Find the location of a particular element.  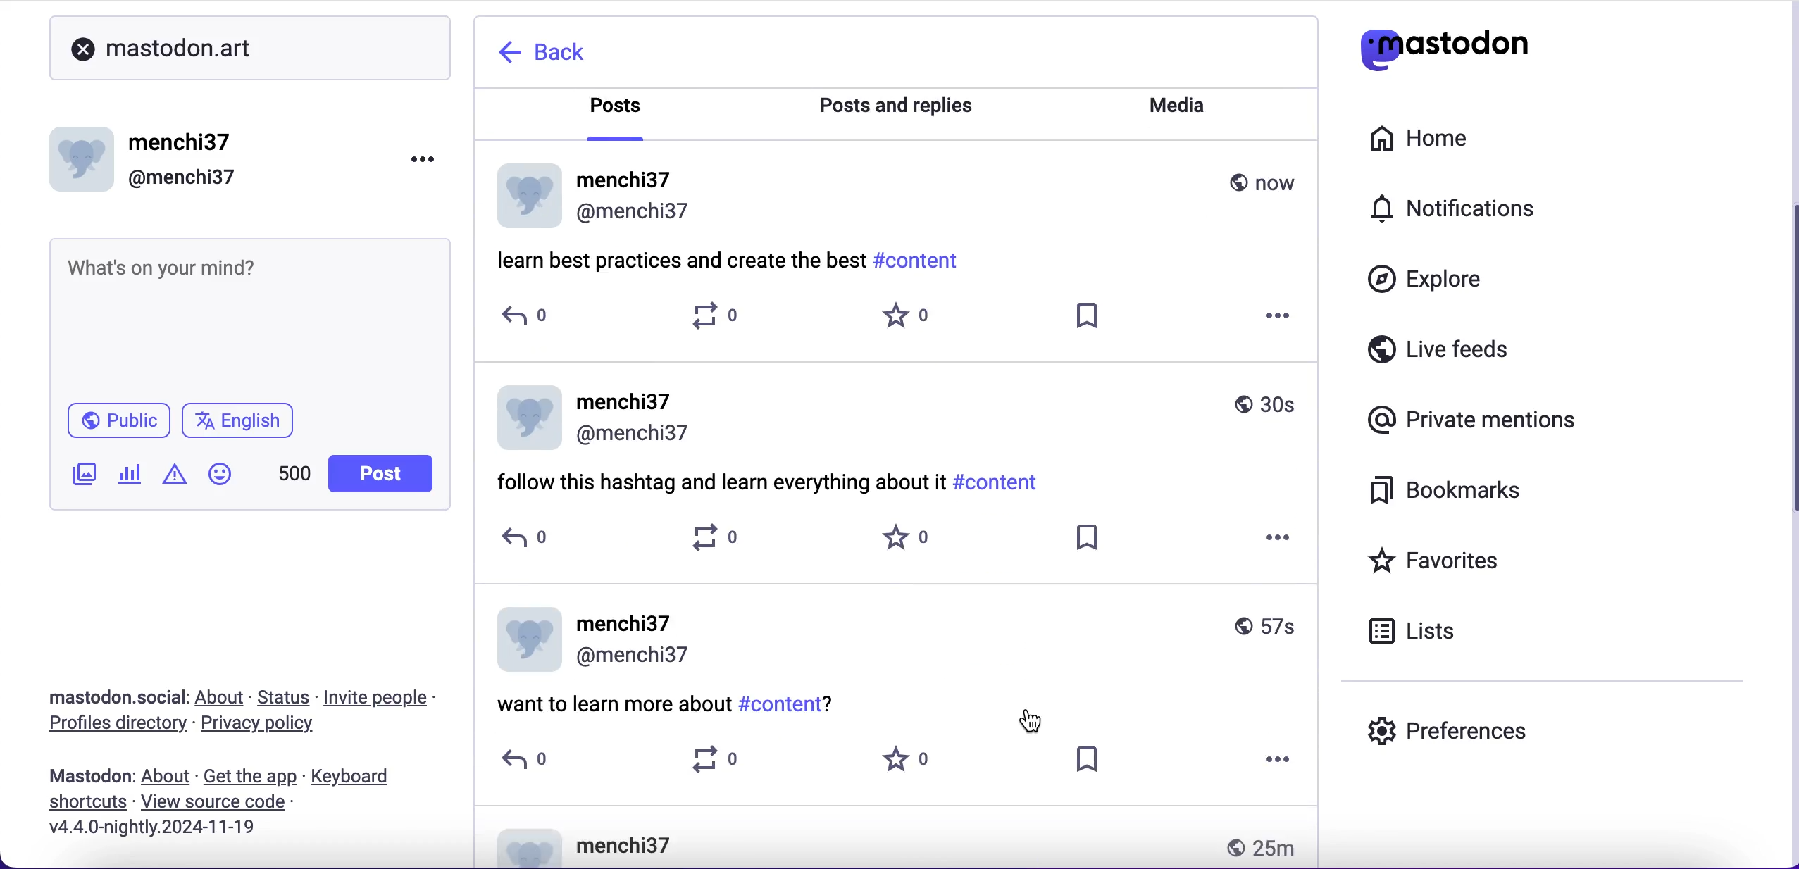

lists is located at coordinates (1424, 635).